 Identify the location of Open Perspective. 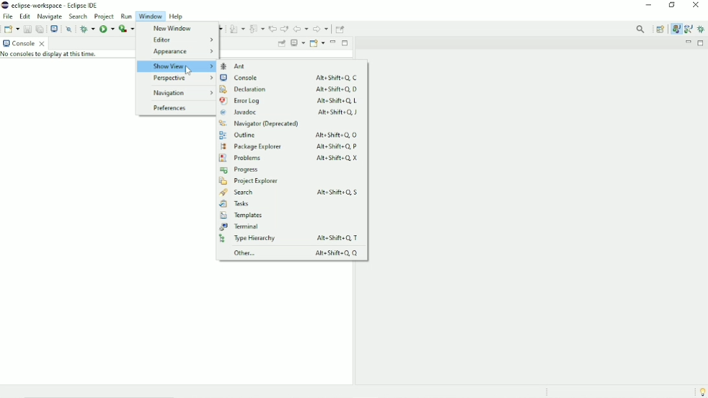
(660, 29).